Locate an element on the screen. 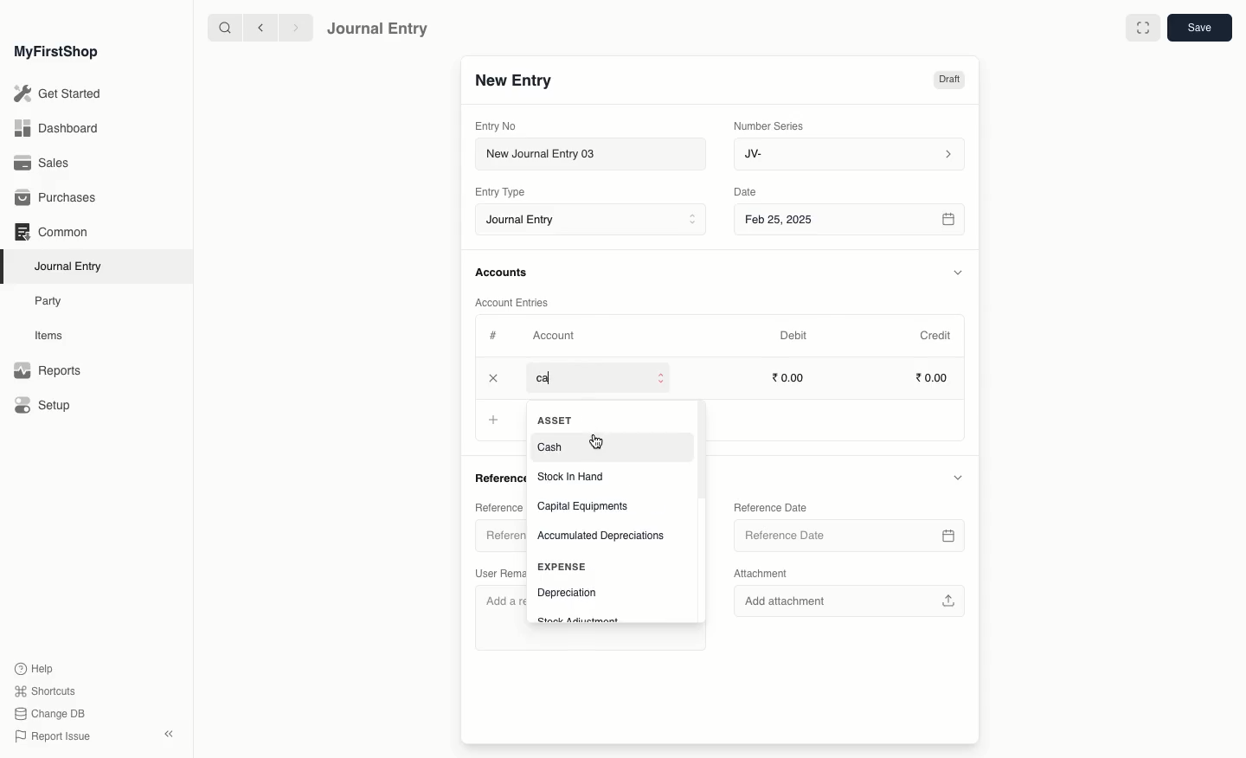 The image size is (1246, 758). Debit is located at coordinates (793, 335).